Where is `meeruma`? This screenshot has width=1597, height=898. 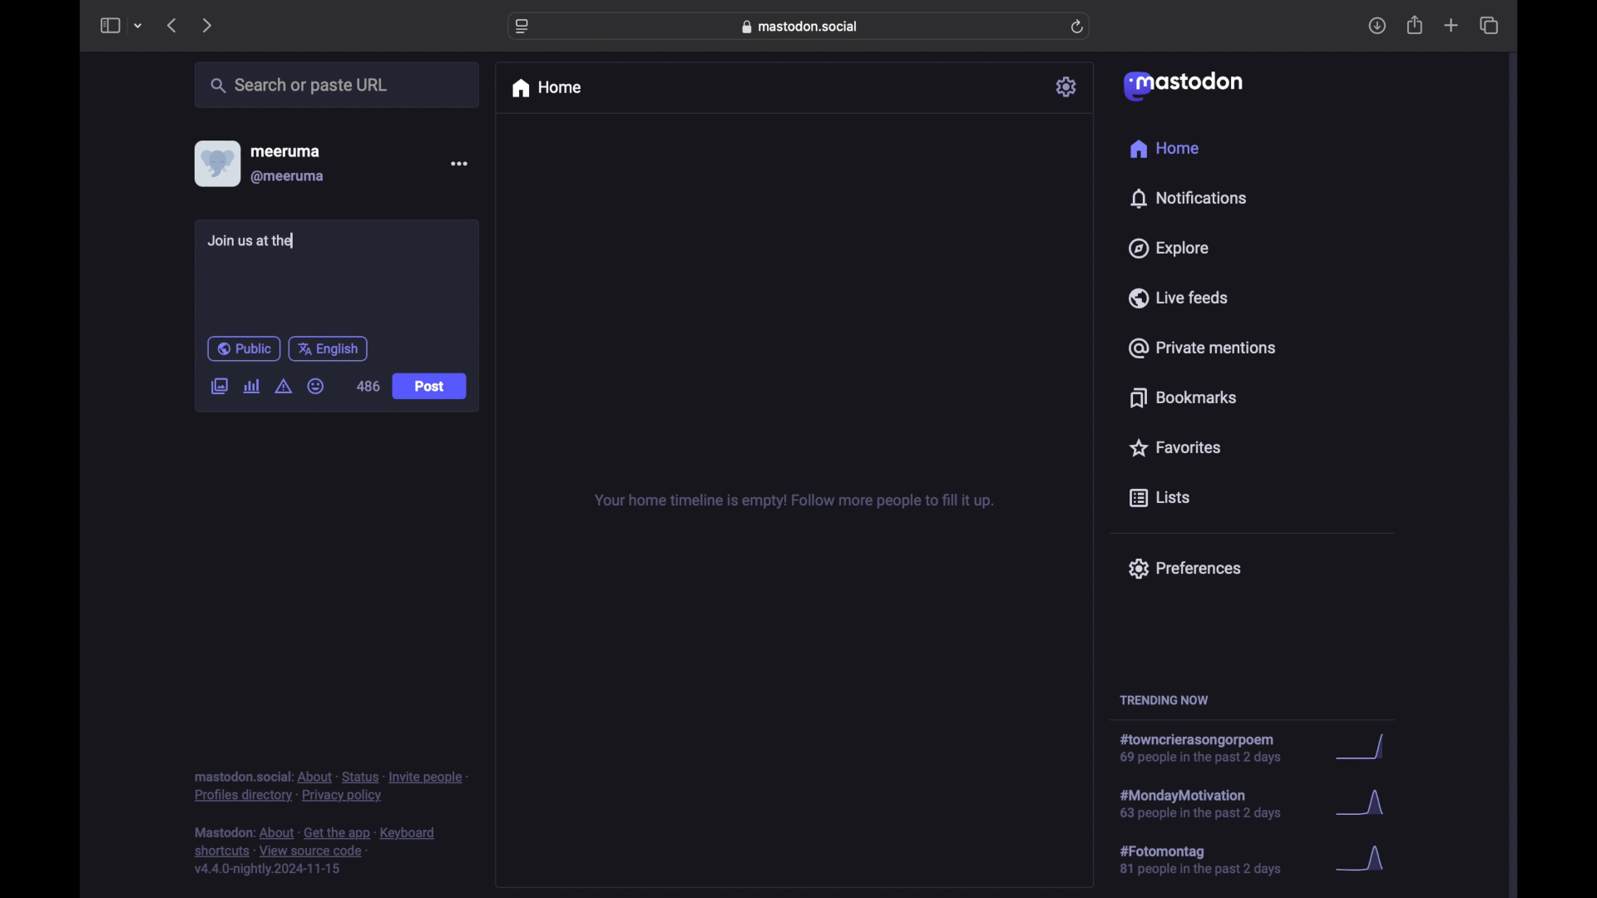 meeruma is located at coordinates (285, 150).